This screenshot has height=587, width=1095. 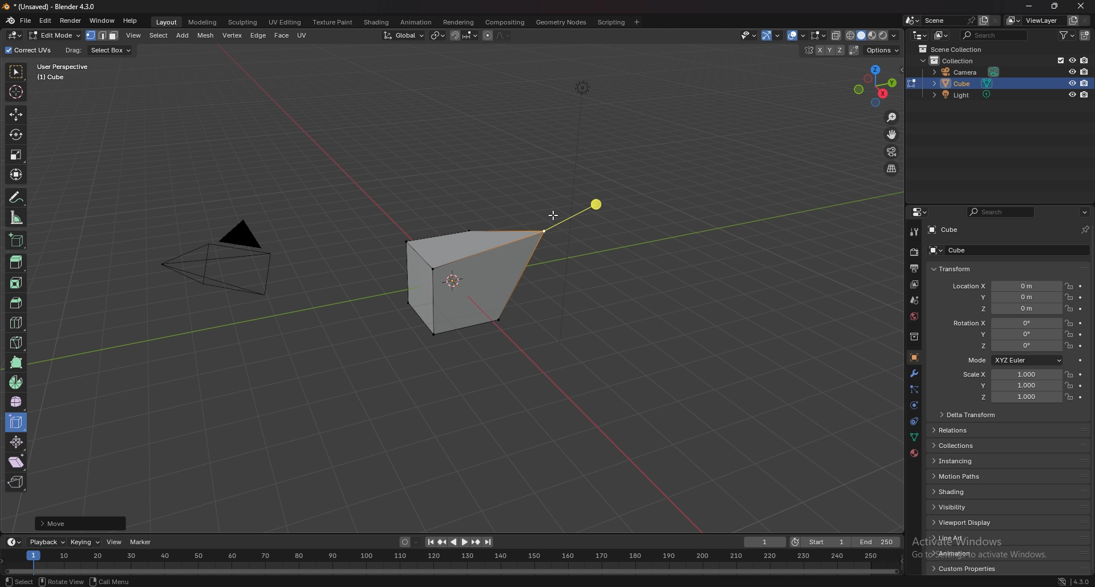 I want to click on transform, so click(x=953, y=268).